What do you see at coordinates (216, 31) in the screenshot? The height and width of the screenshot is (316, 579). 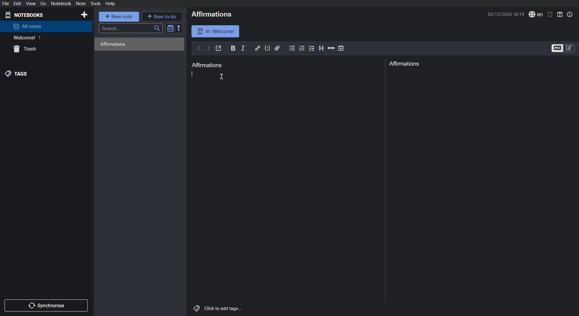 I see `In: Welcome!` at bounding box center [216, 31].